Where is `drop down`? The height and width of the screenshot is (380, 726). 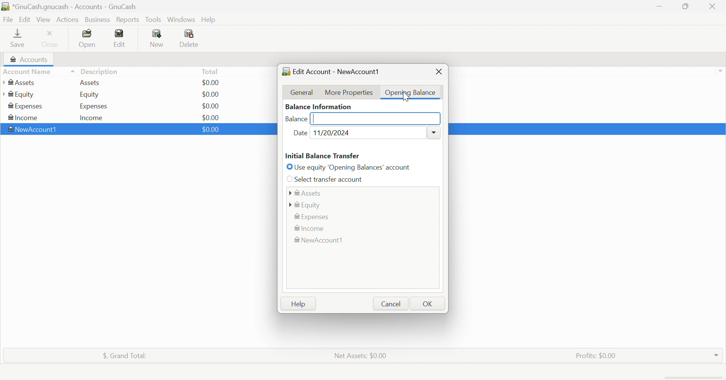
drop down is located at coordinates (721, 72).